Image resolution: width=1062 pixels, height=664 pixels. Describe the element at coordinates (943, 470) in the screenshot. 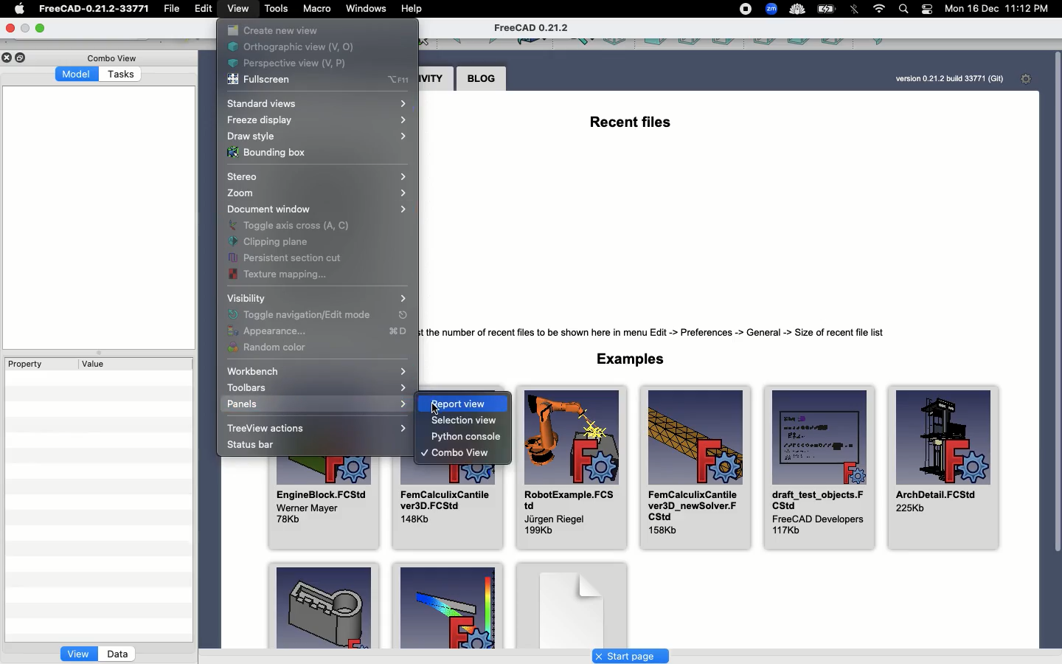

I see `ArchDetail FCStd225Kb` at that location.